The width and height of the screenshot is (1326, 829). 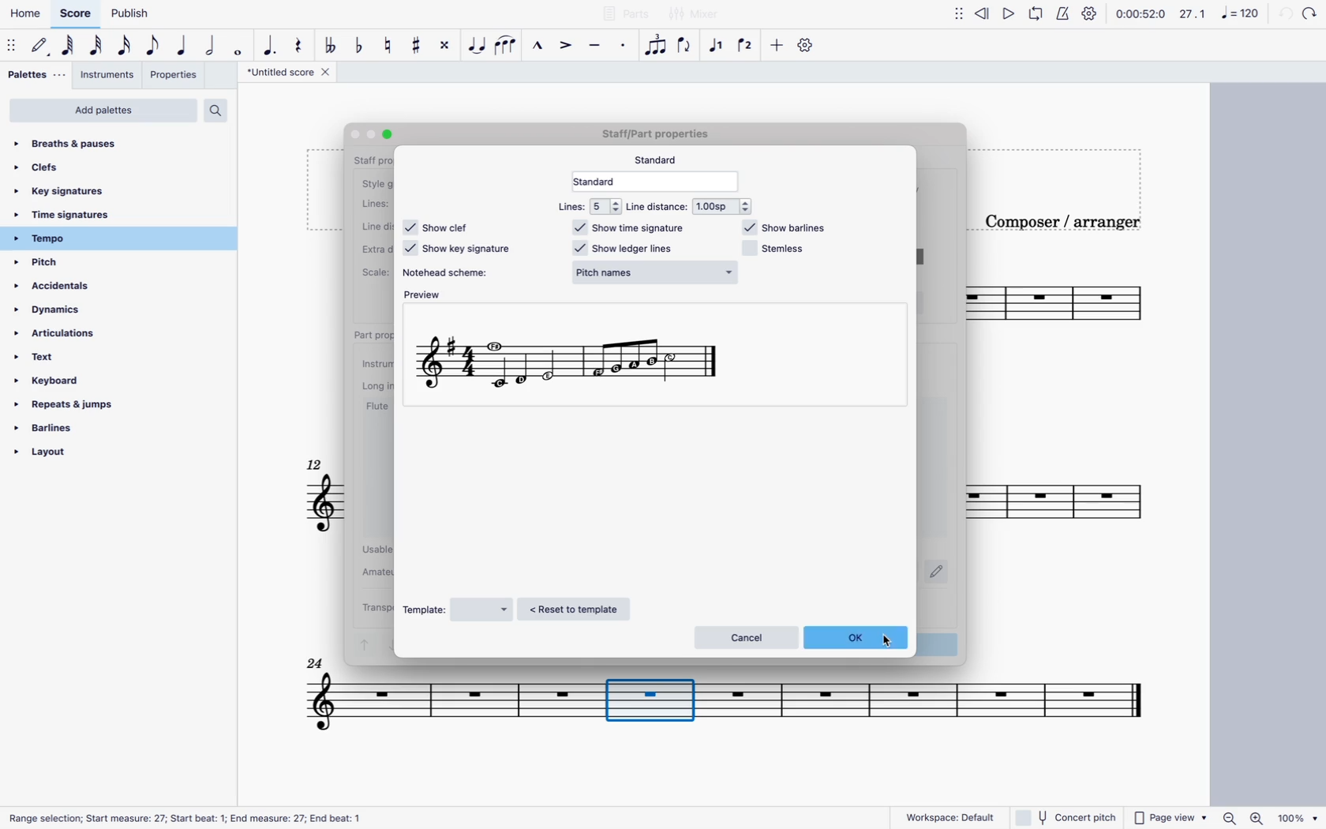 What do you see at coordinates (178, 77) in the screenshot?
I see `properties` at bounding box center [178, 77].